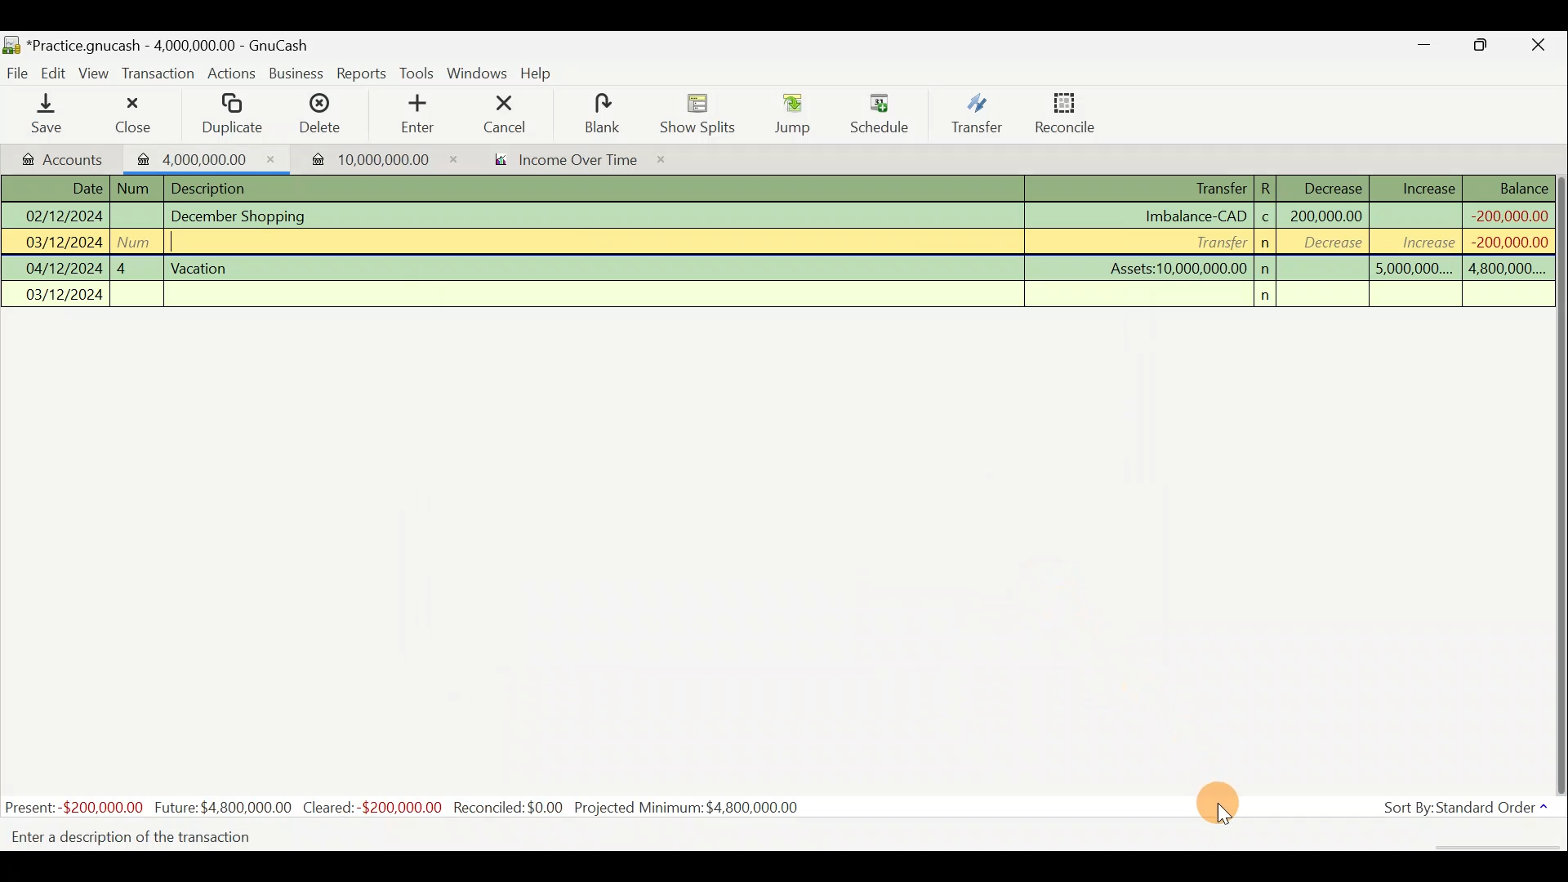 The width and height of the screenshot is (1568, 882). Describe the element at coordinates (138, 241) in the screenshot. I see `num` at that location.